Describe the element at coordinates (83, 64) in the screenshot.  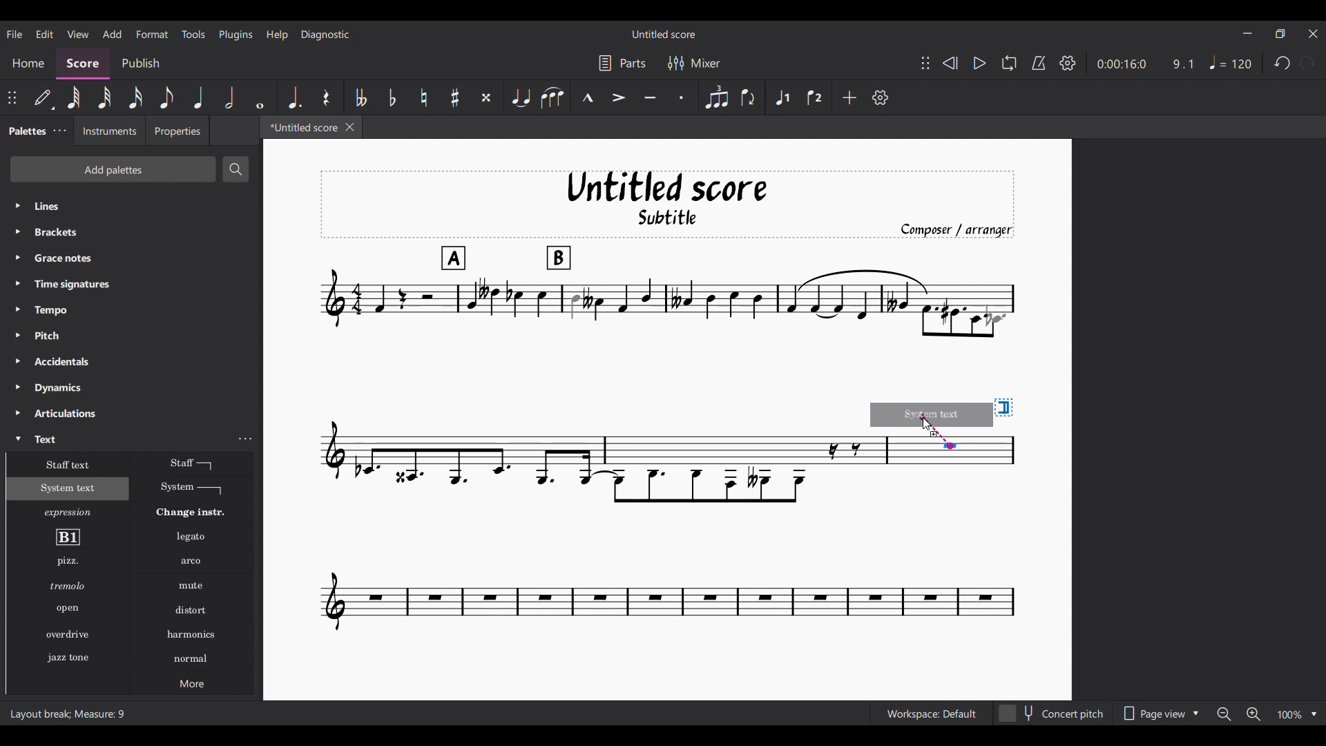
I see `Score, current section highlighted` at that location.